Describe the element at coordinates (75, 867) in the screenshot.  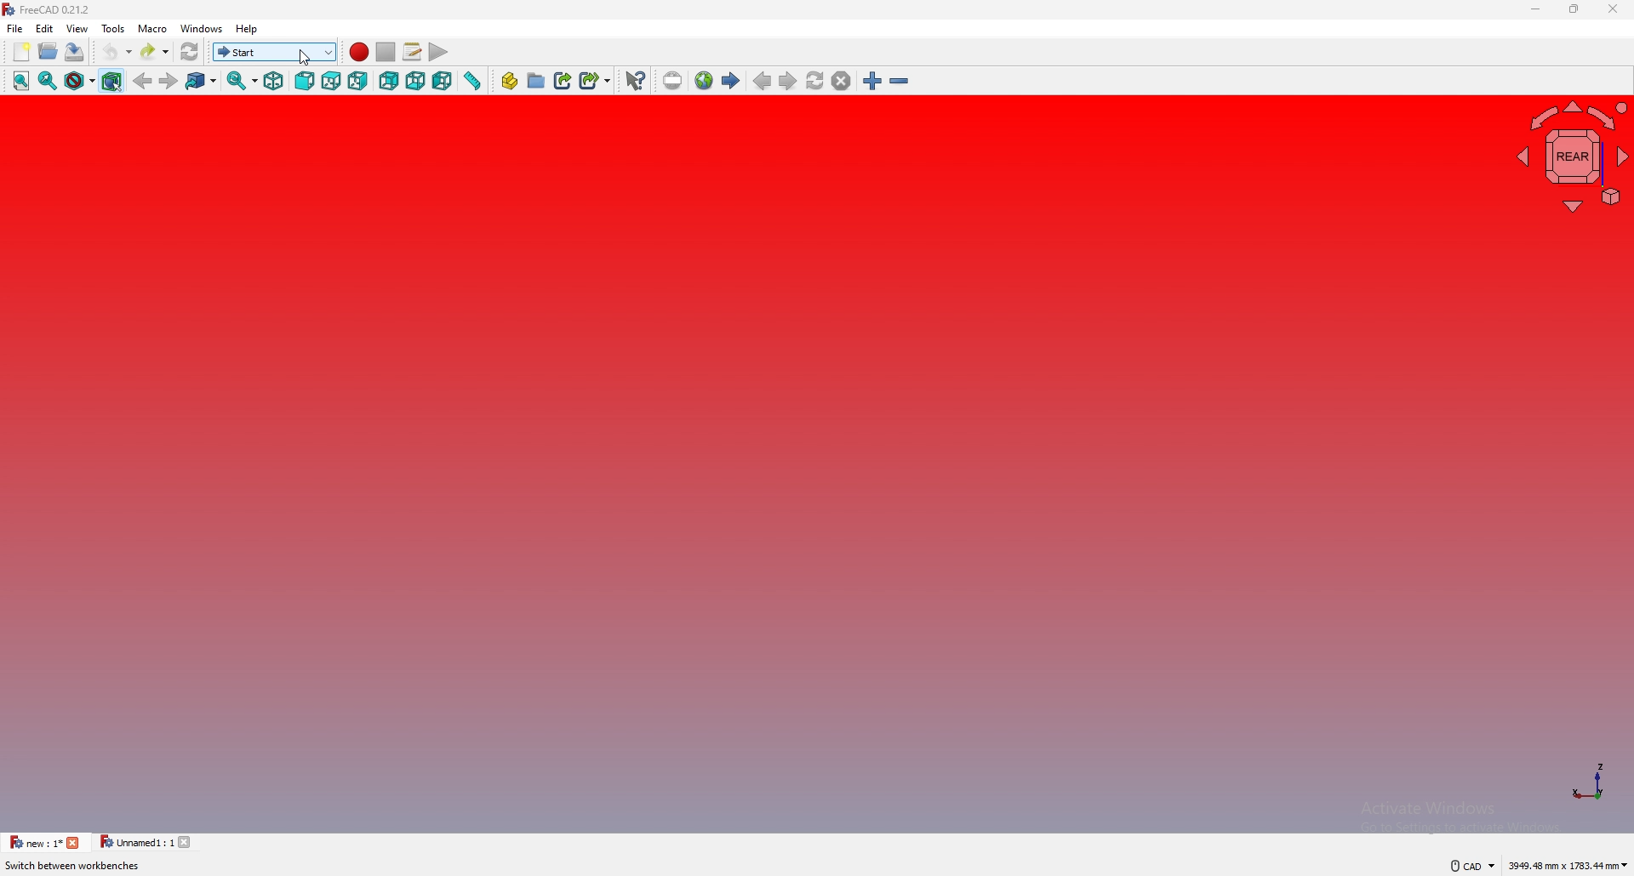
I see `Switch between workbenches` at that location.